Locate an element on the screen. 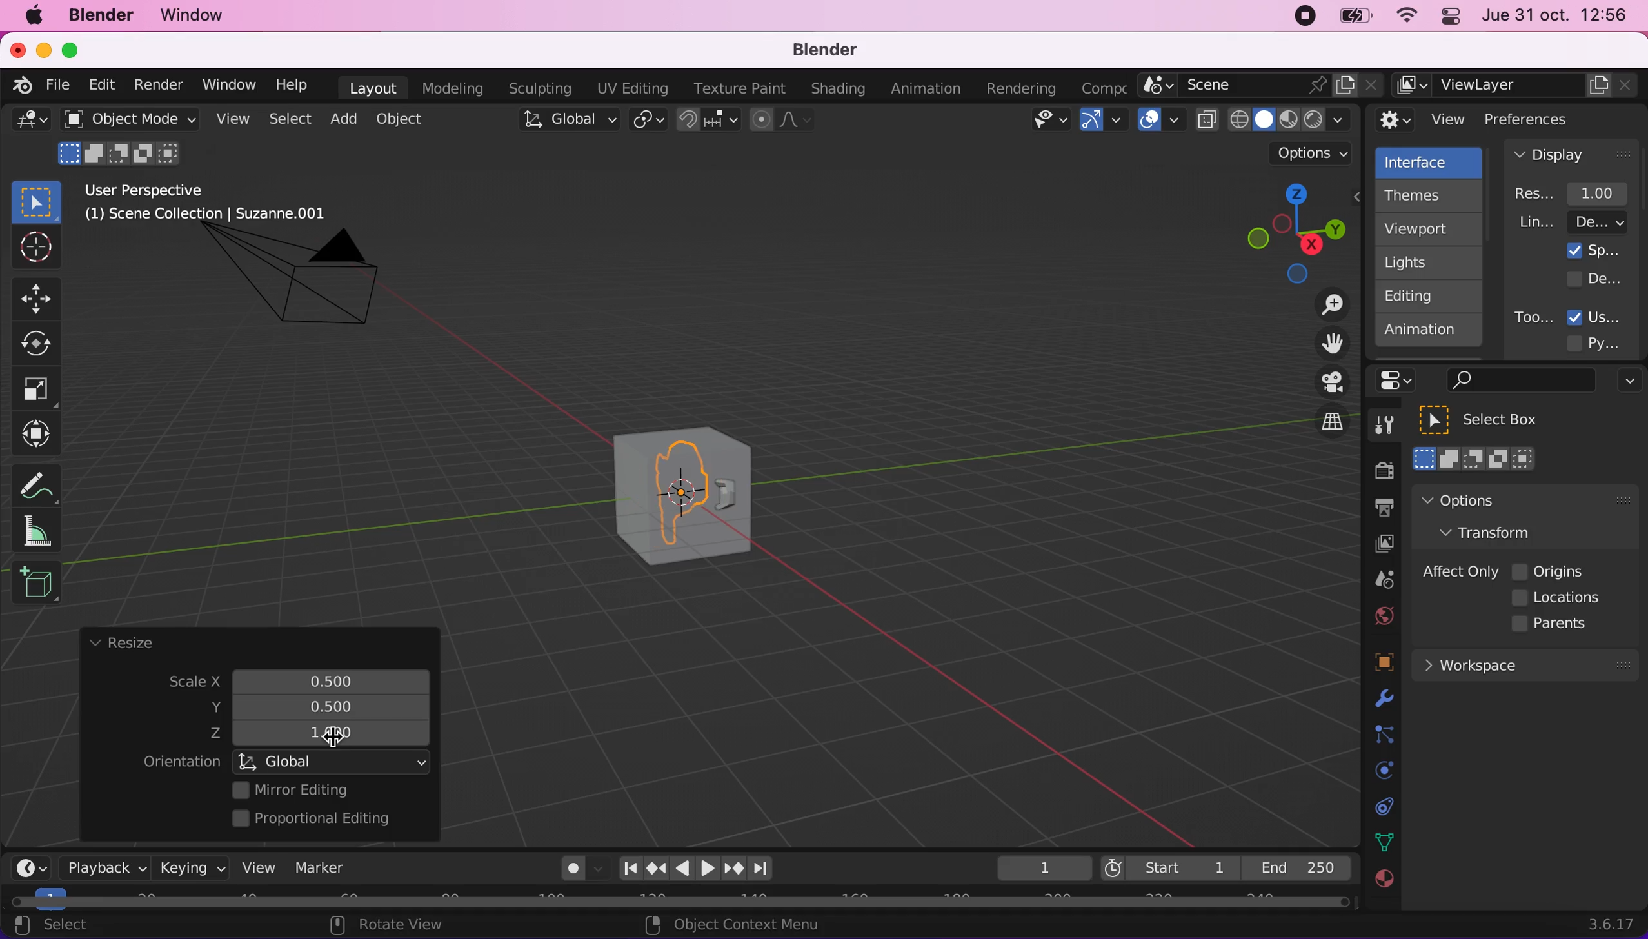  overlays is located at coordinates (1161, 121).